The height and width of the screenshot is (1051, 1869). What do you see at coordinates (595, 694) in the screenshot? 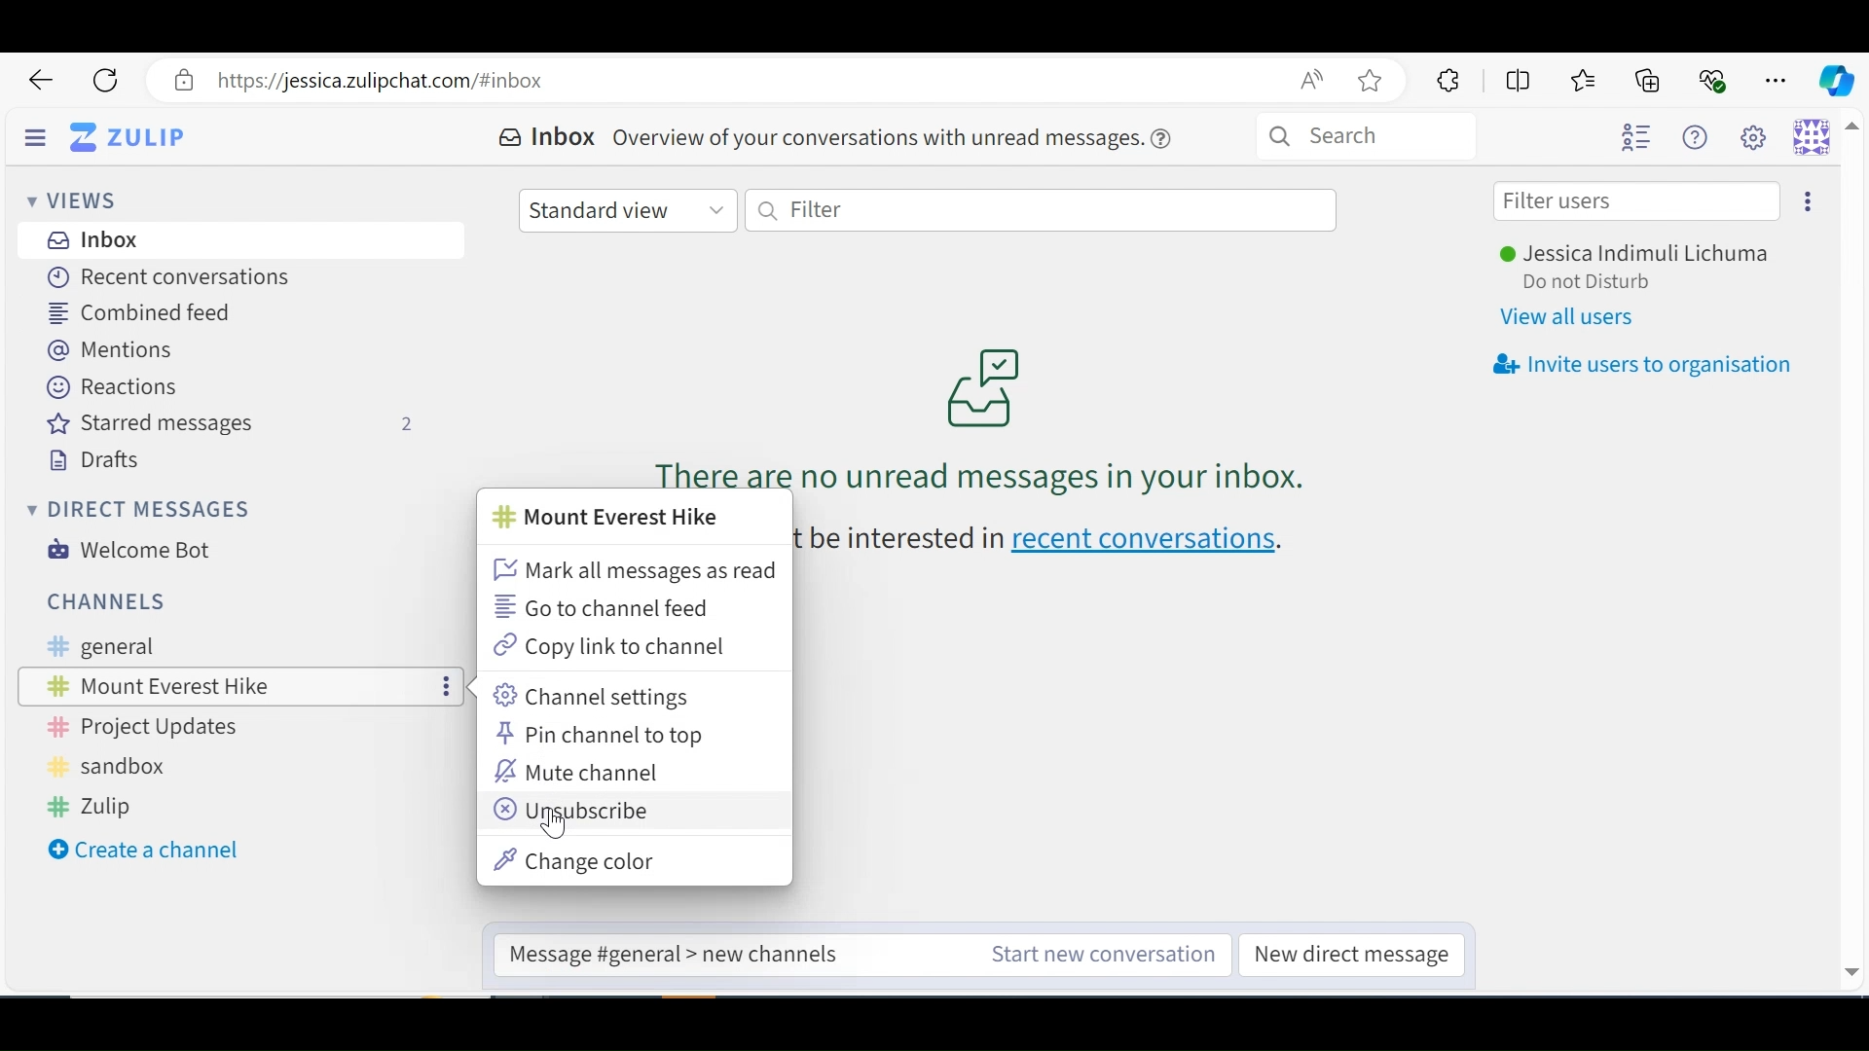
I see `Channel settings` at bounding box center [595, 694].